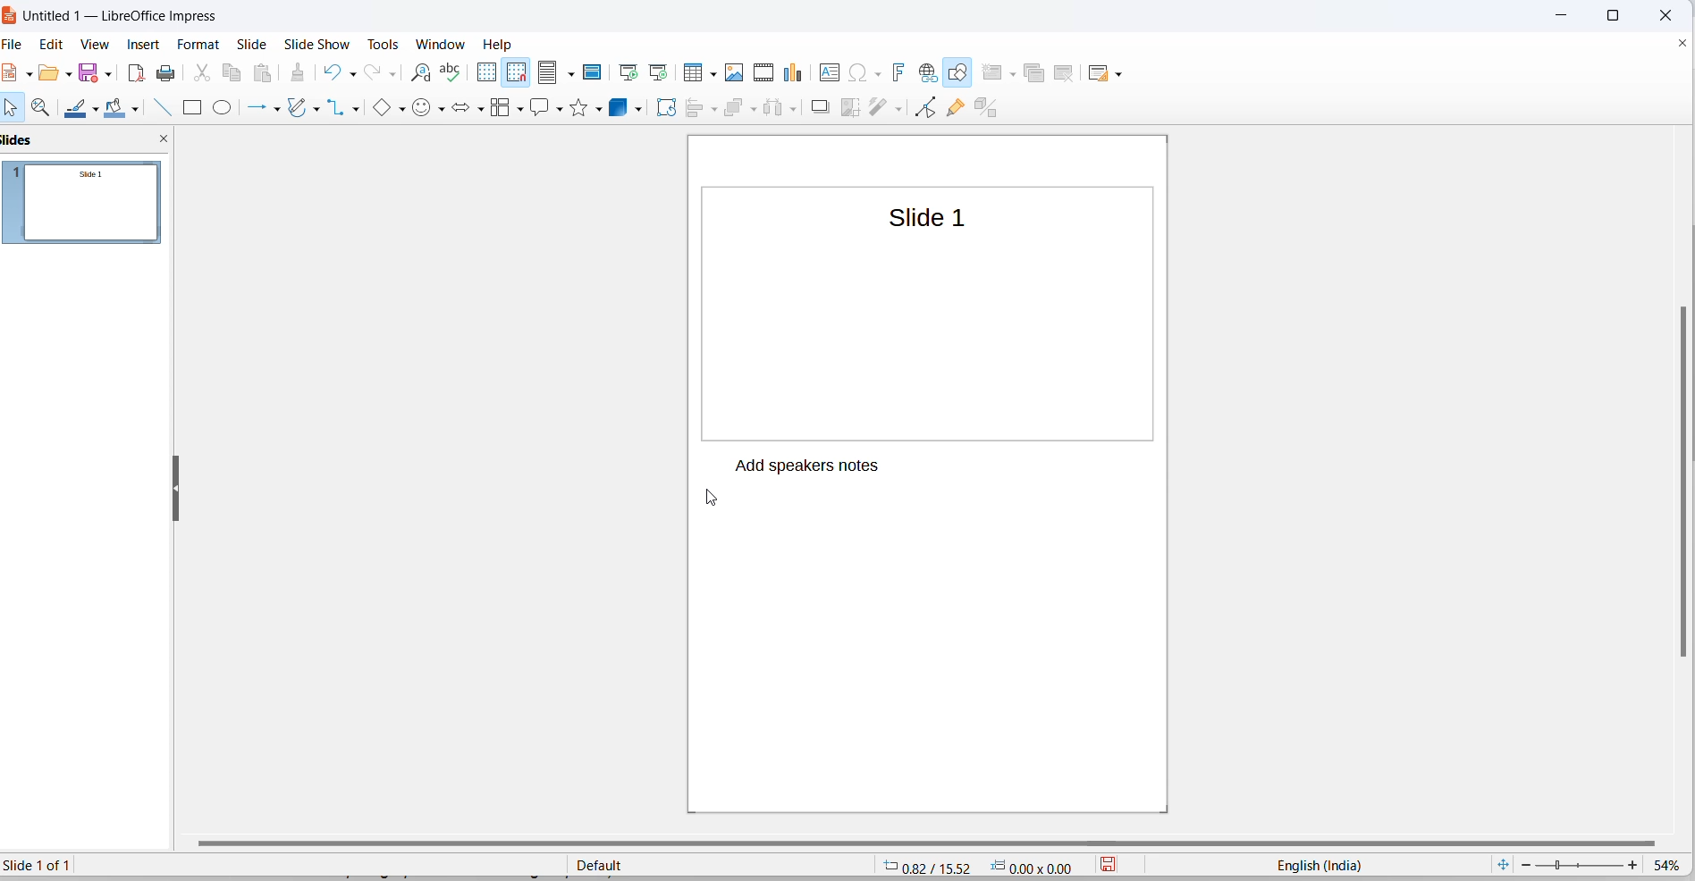  Describe the element at coordinates (107, 72) in the screenshot. I see `save options` at that location.